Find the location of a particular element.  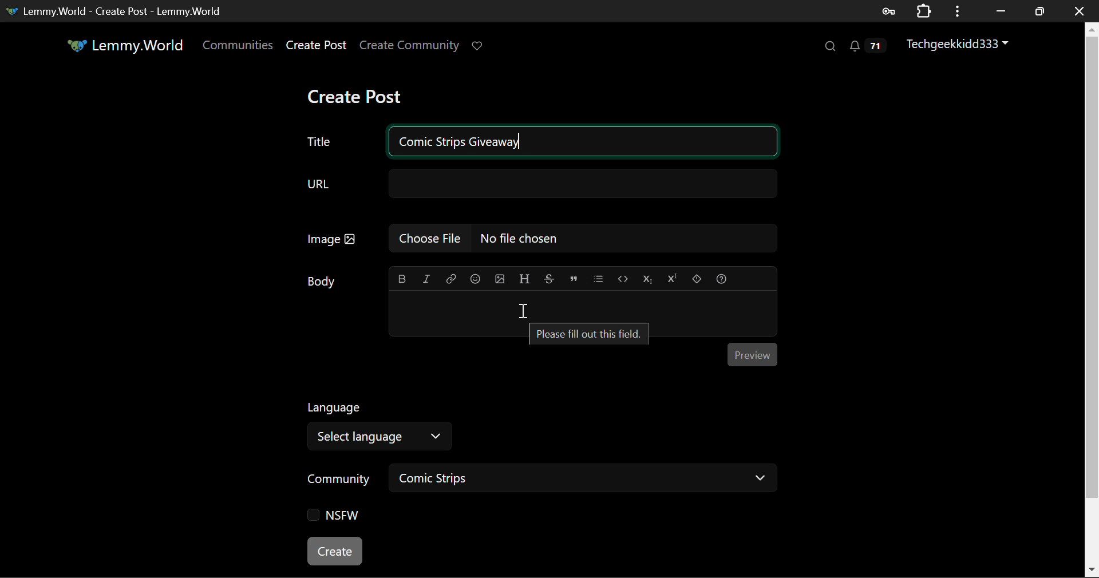

strikethrough is located at coordinates (549, 276).